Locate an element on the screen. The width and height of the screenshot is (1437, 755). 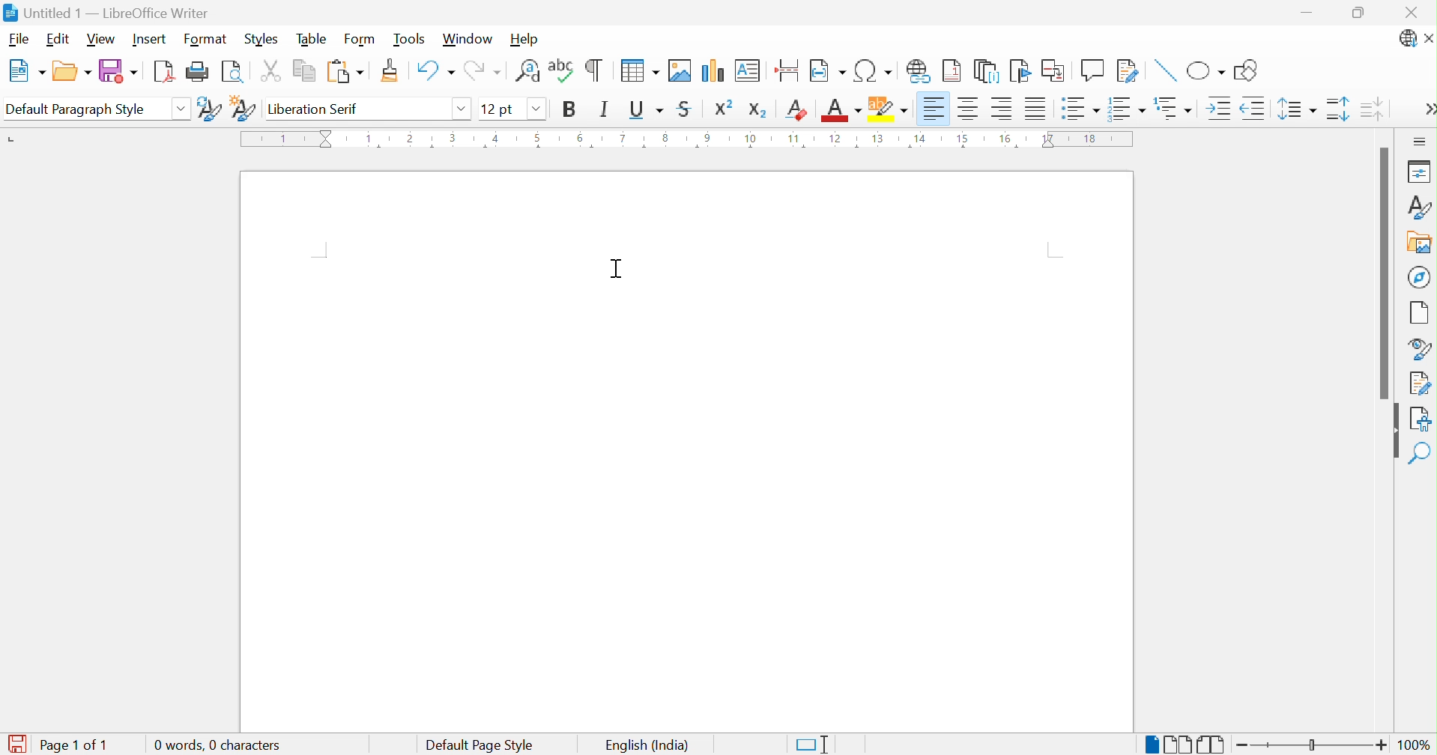
Save is located at coordinates (120, 71).